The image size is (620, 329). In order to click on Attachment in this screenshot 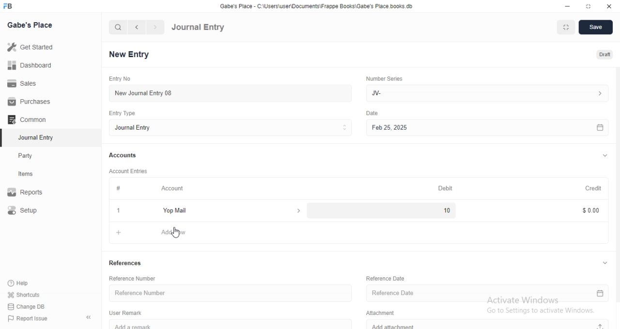, I will do `click(378, 313)`.